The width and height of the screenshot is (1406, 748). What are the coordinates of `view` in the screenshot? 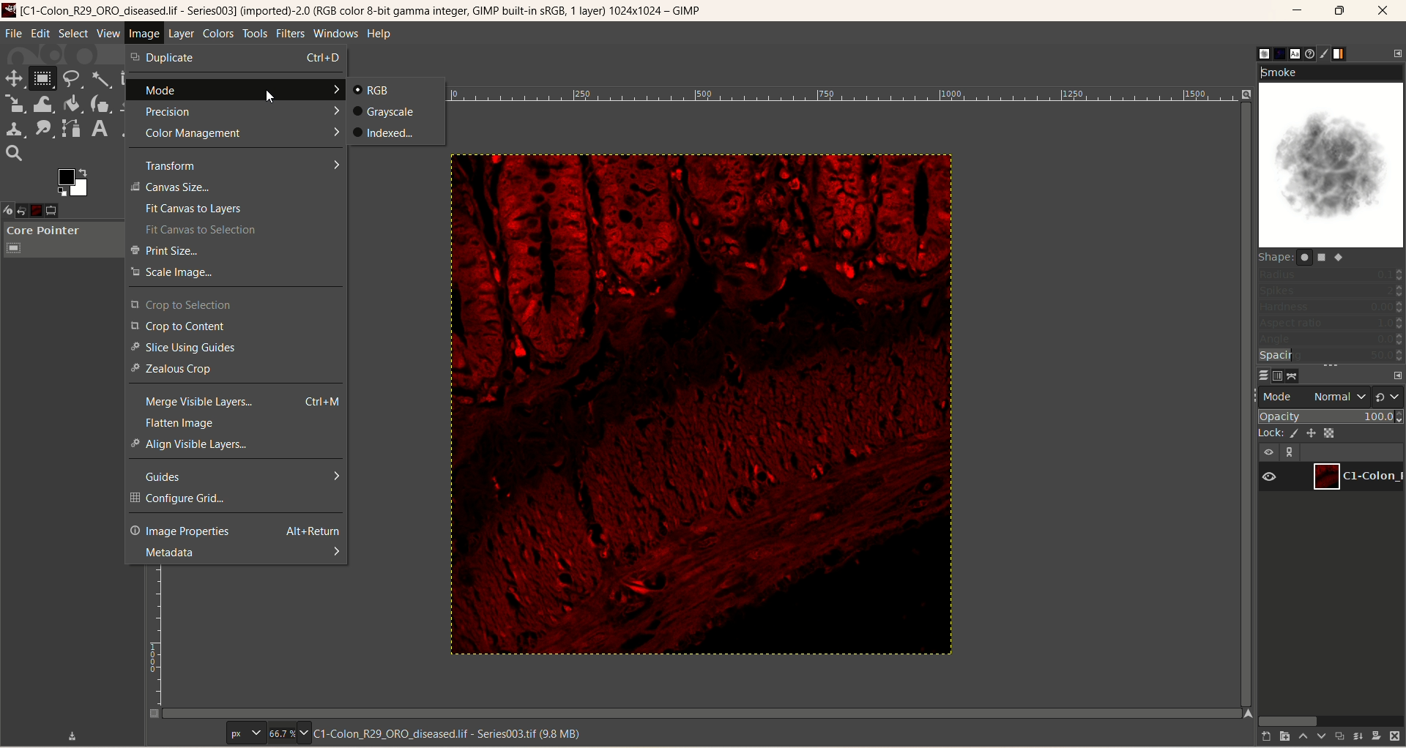 It's located at (108, 33).